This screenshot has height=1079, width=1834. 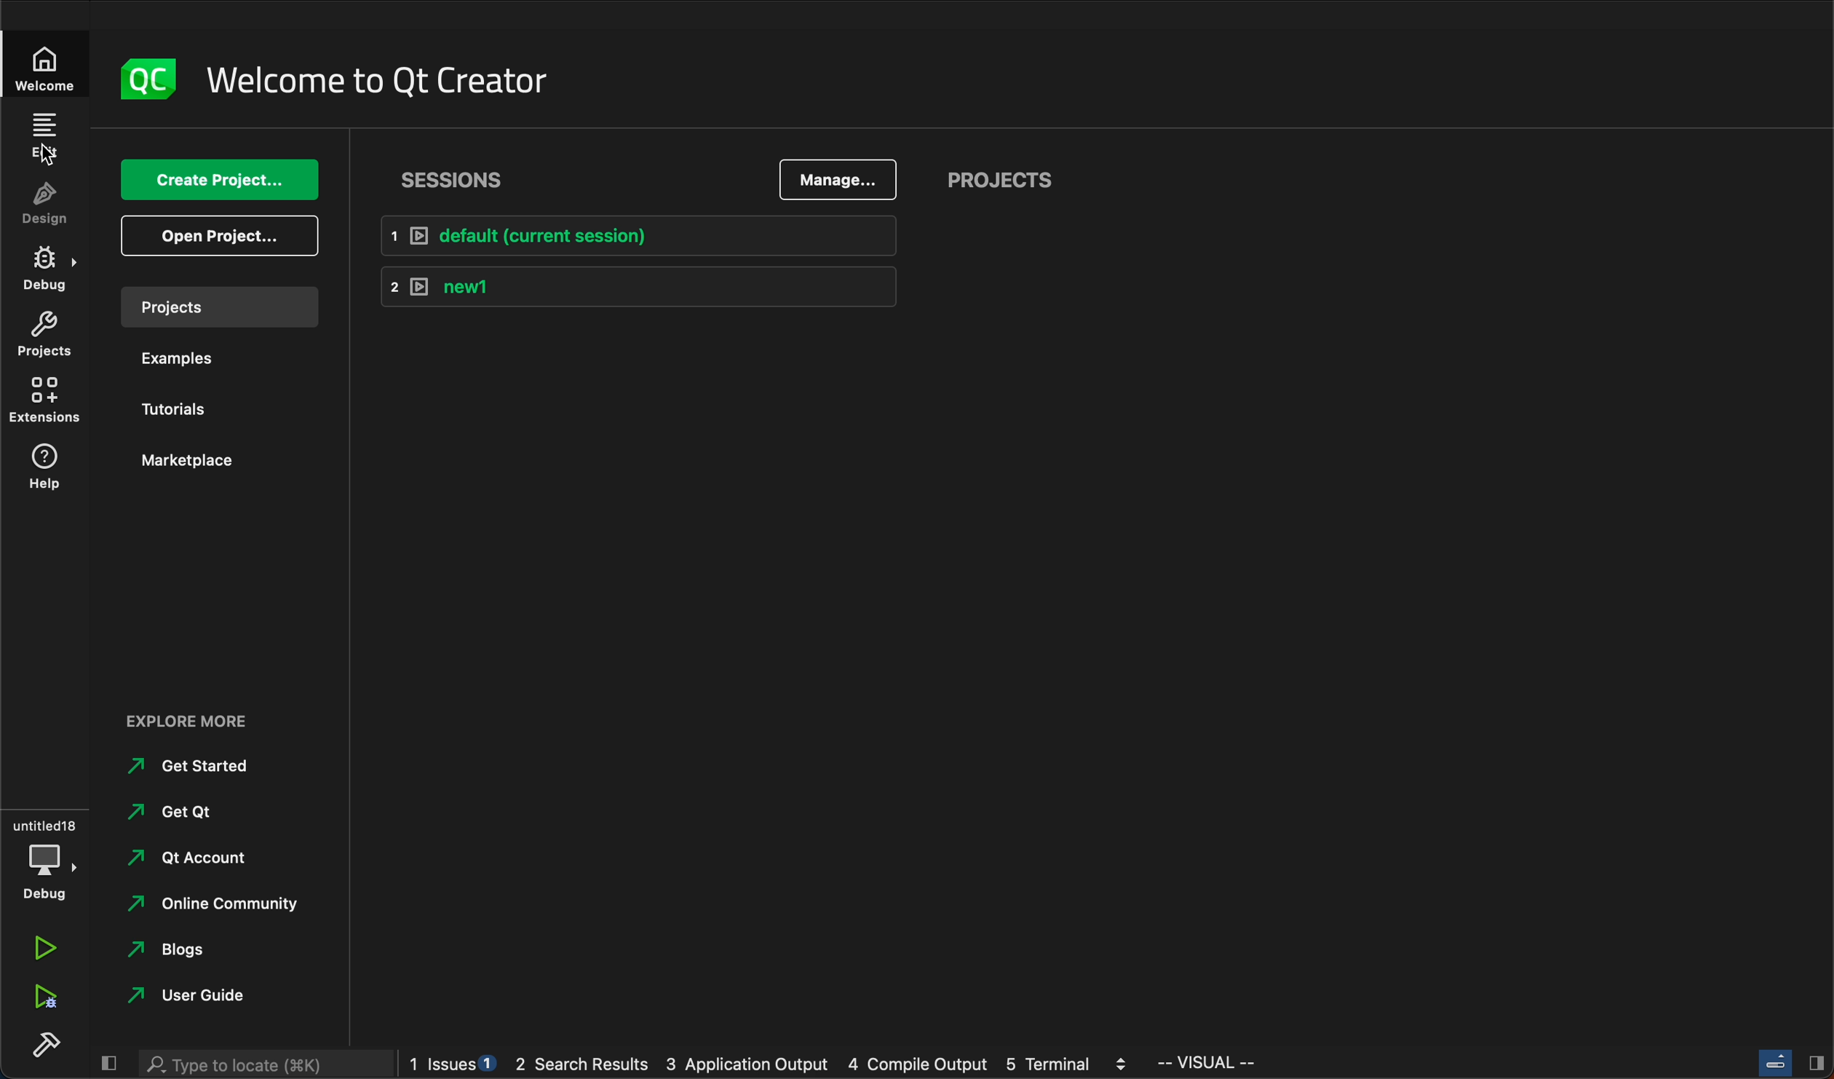 I want to click on search results, so click(x=580, y=1064).